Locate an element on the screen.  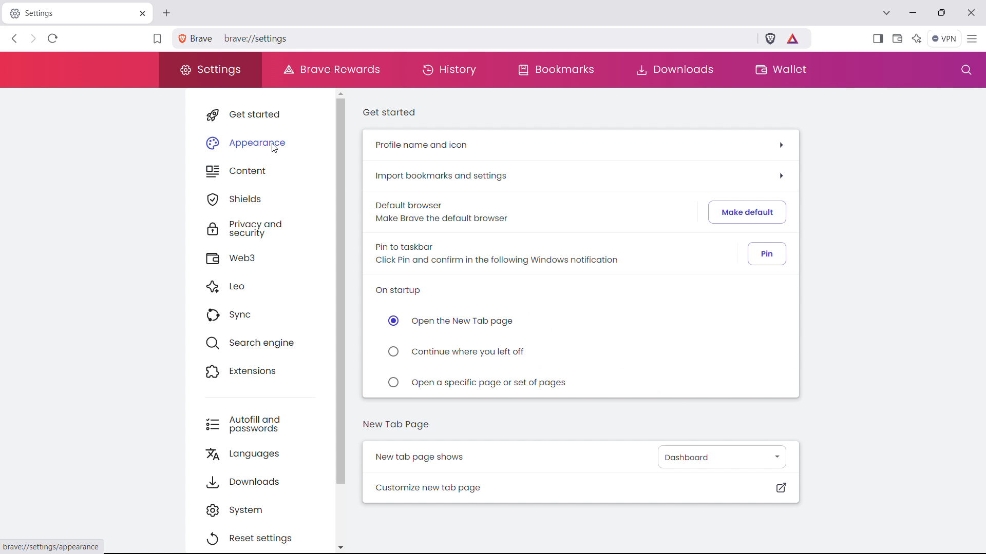
search tabs is located at coordinates (887, 13).